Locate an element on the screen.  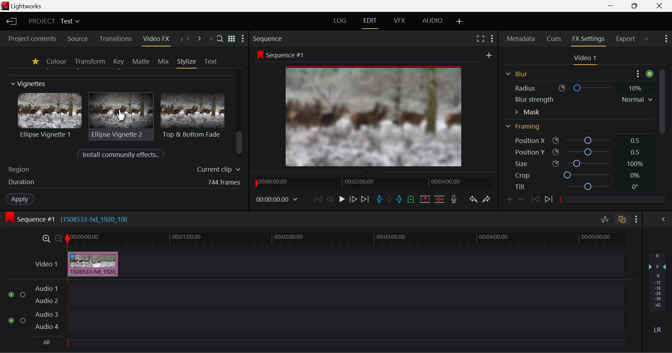
Show Settings is located at coordinates (636, 218).